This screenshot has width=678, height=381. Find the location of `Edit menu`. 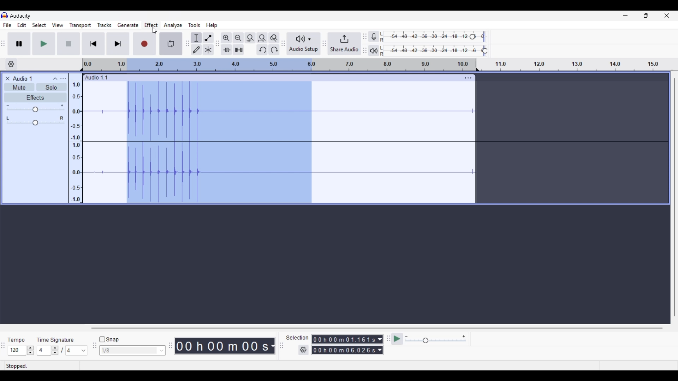

Edit menu is located at coordinates (22, 25).